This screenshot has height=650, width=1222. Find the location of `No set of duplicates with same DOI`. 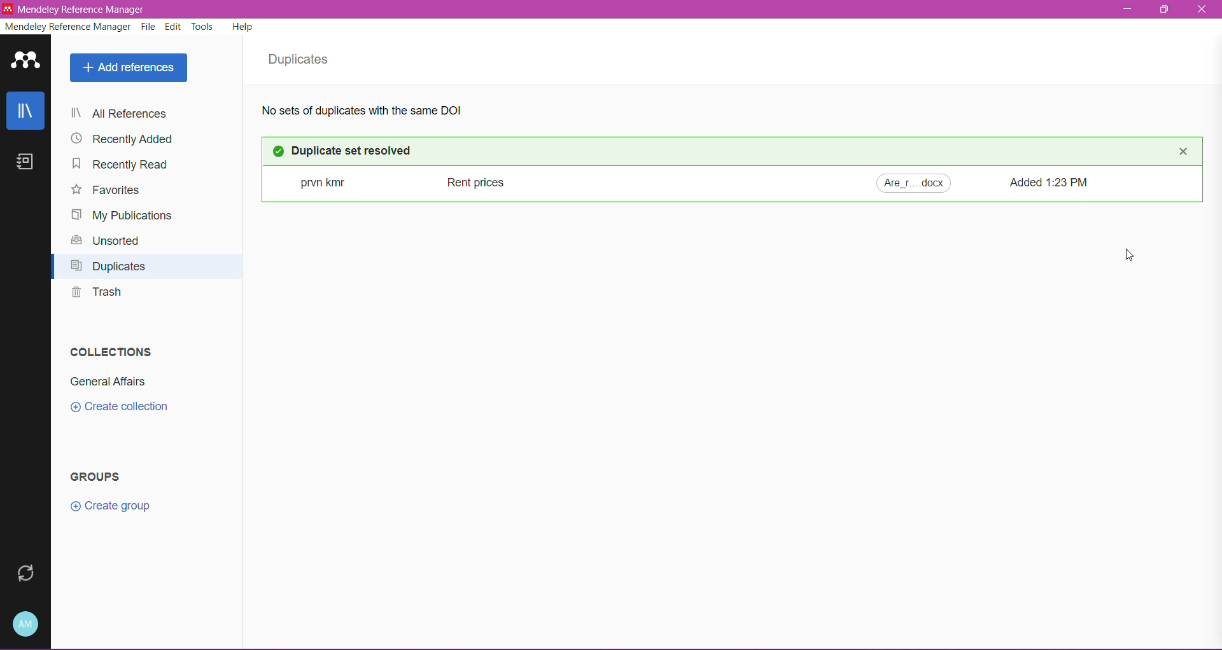

No set of duplicates with same DOI is located at coordinates (376, 111).